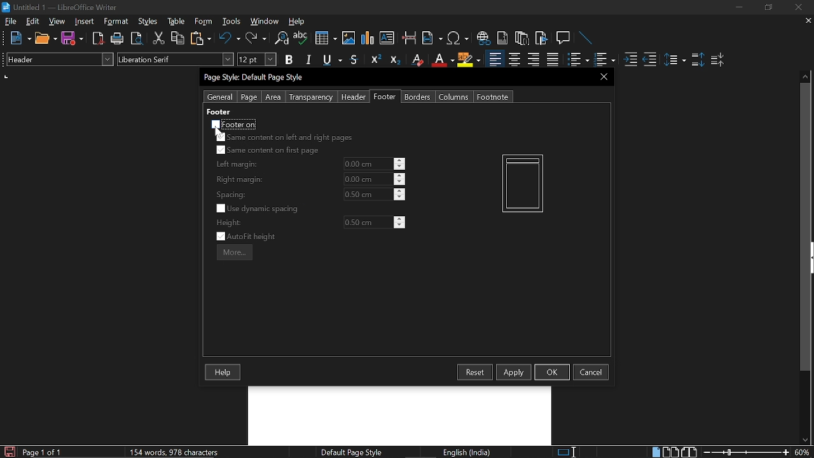  I want to click on Text size, so click(256, 59).